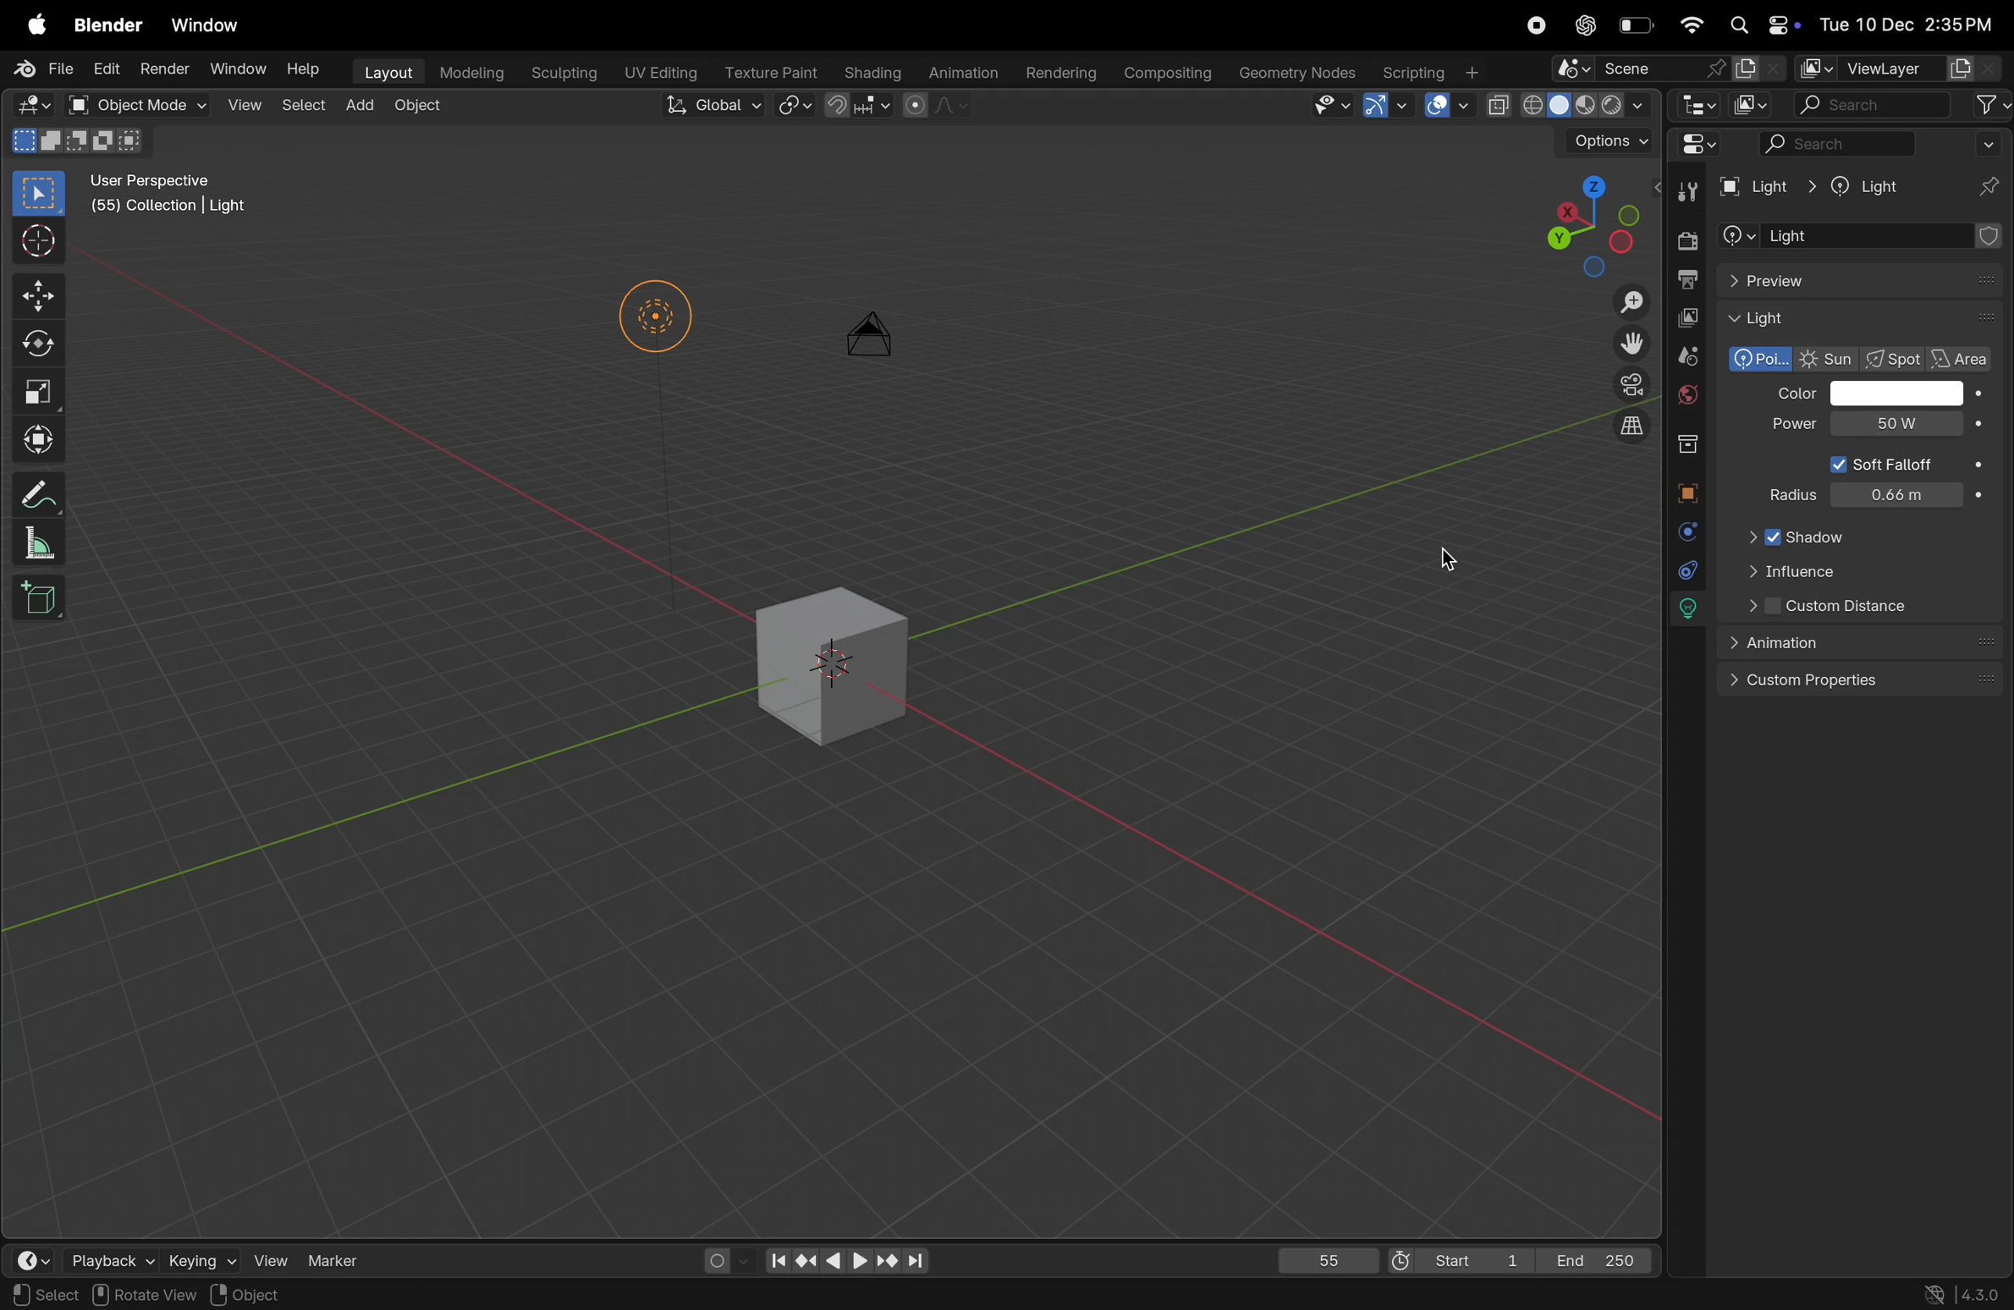  Describe the element at coordinates (113, 1259) in the screenshot. I see `playback` at that location.